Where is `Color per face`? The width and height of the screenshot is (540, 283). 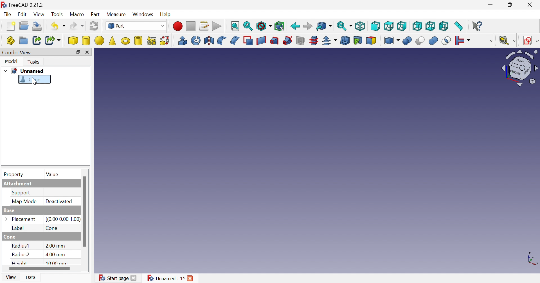
Color per face is located at coordinates (371, 41).